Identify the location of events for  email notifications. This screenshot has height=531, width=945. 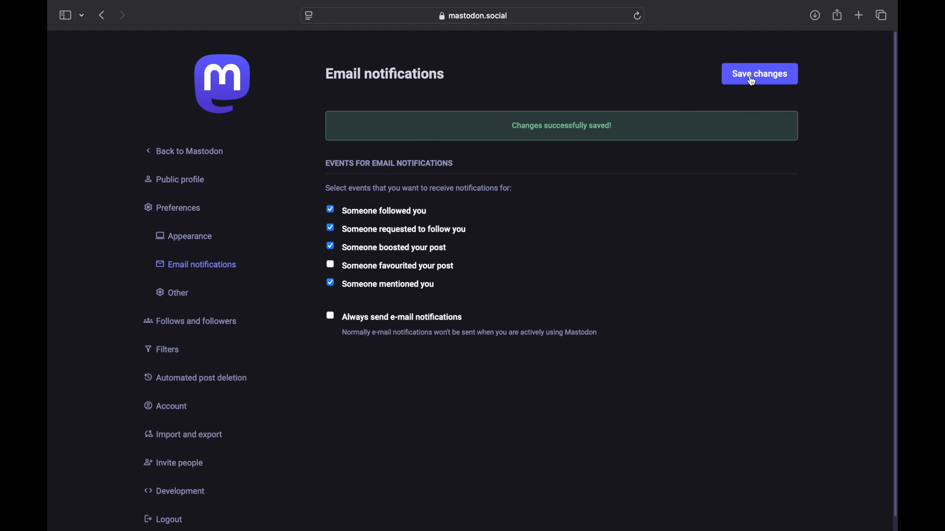
(391, 164).